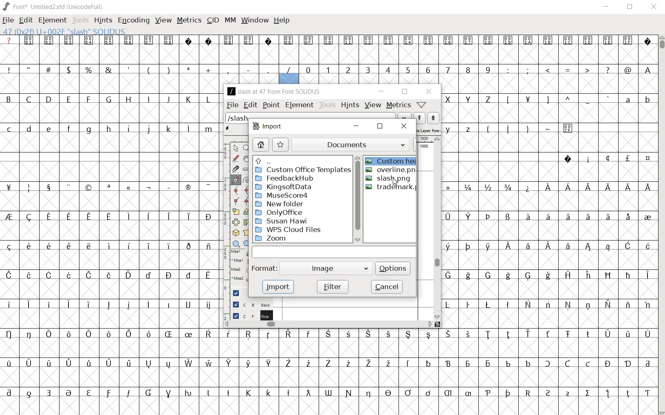 This screenshot has width=665, height=415. What do you see at coordinates (423, 104) in the screenshot?
I see `Help/Window` at bounding box center [423, 104].